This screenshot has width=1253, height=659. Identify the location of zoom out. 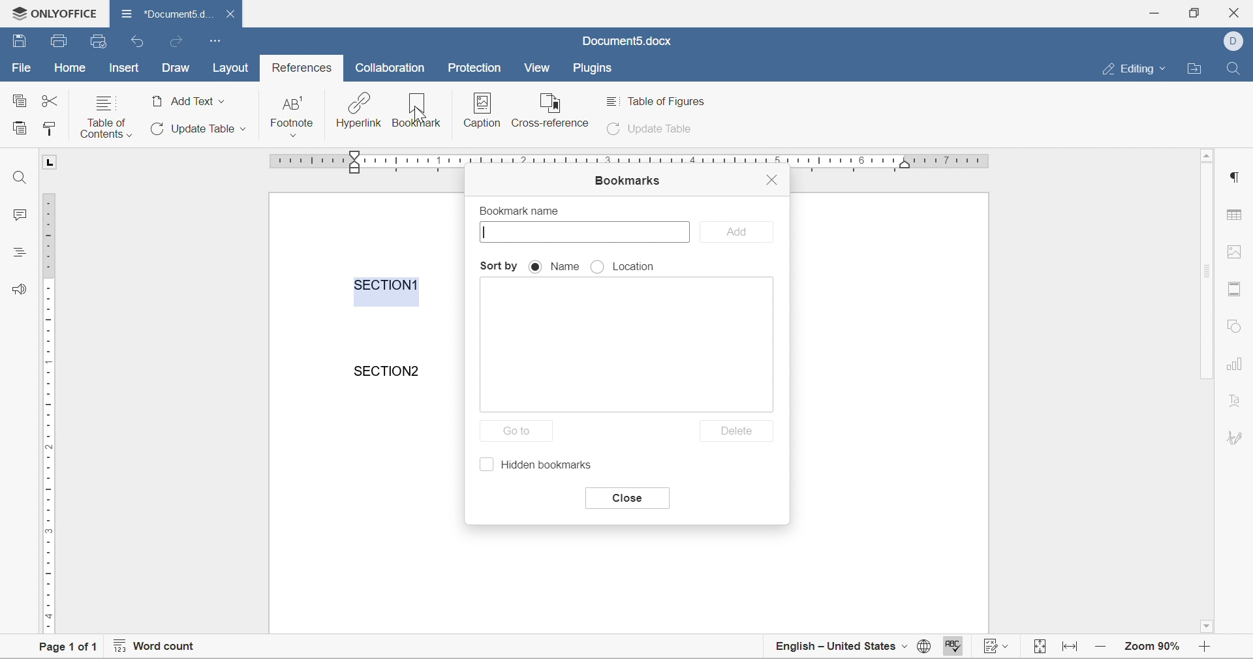
(1208, 648).